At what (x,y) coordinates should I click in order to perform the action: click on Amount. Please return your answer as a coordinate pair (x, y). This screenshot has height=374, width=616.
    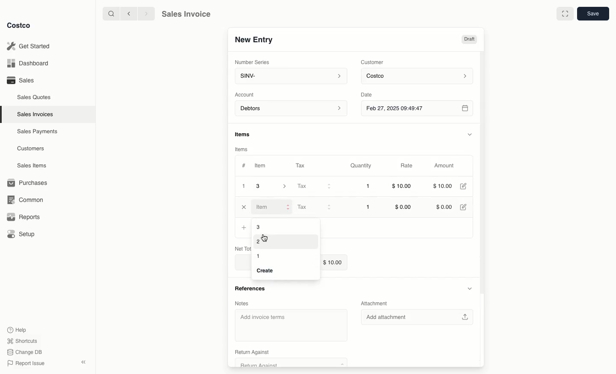
    Looking at the image, I should click on (443, 166).